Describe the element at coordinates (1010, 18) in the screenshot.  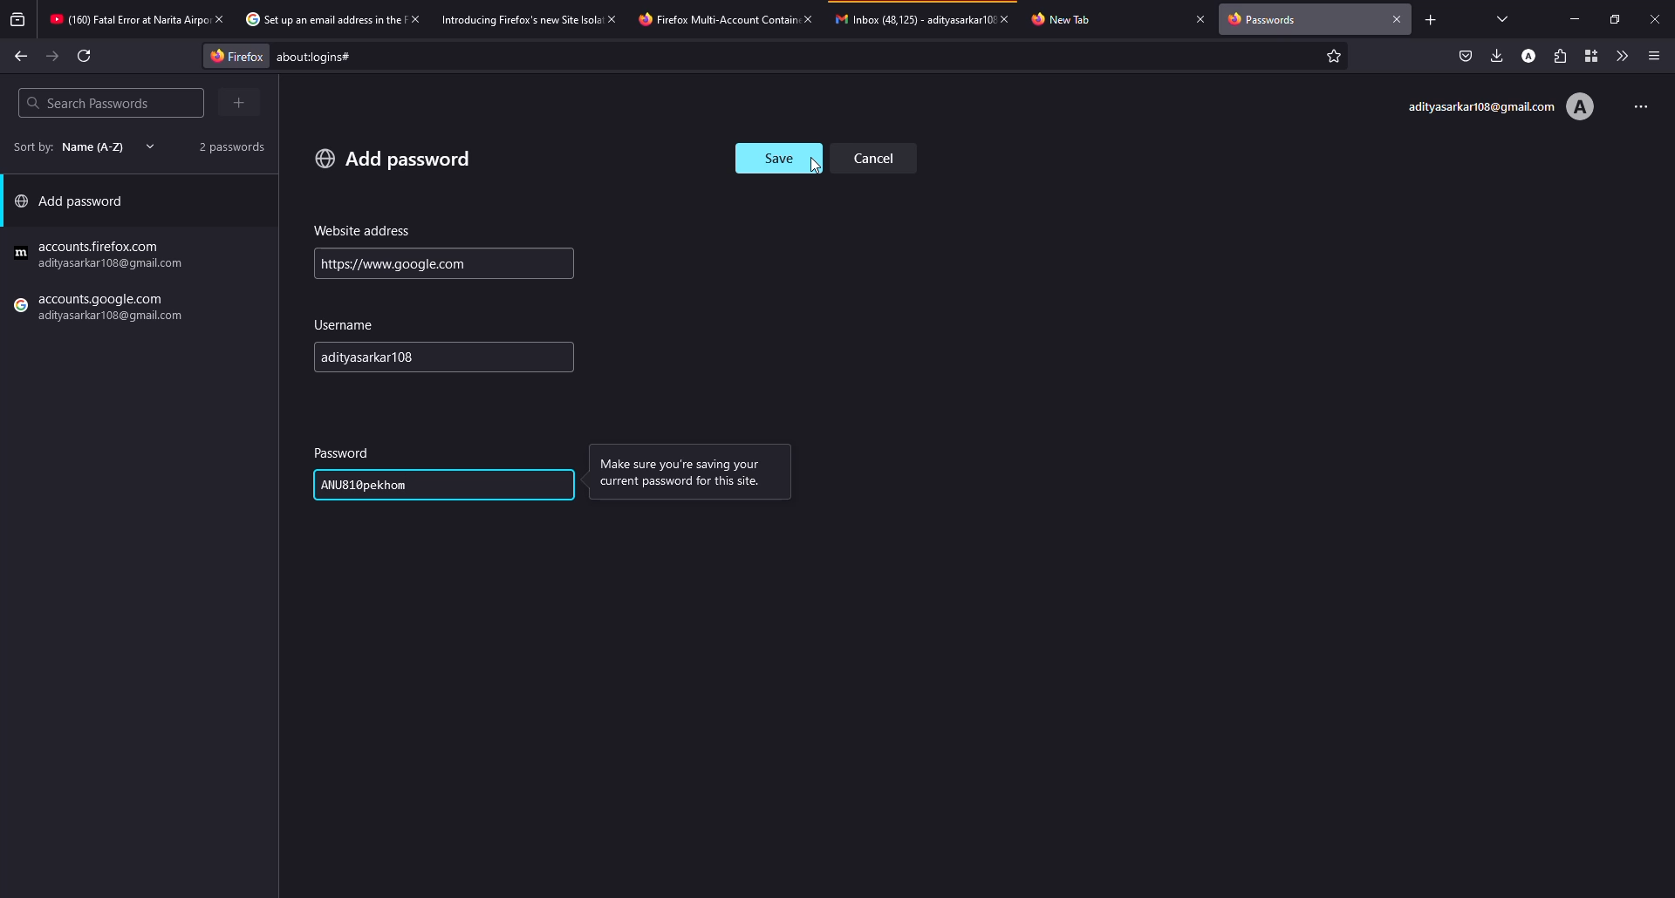
I see `close` at that location.